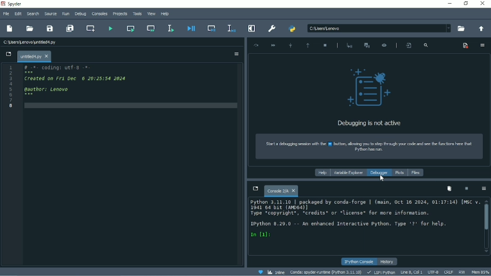  I want to click on Debugger, so click(379, 173).